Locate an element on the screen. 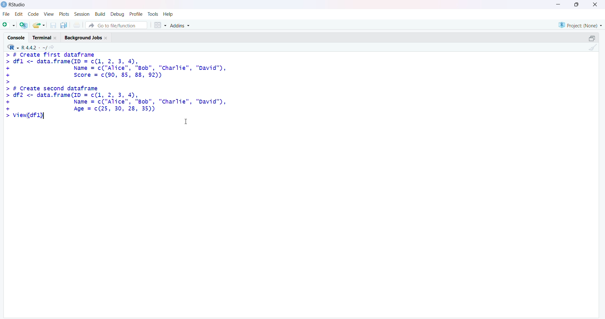 Image resolution: width=605 pixels, height=319 pixels. open in separate window is located at coordinates (592, 38).